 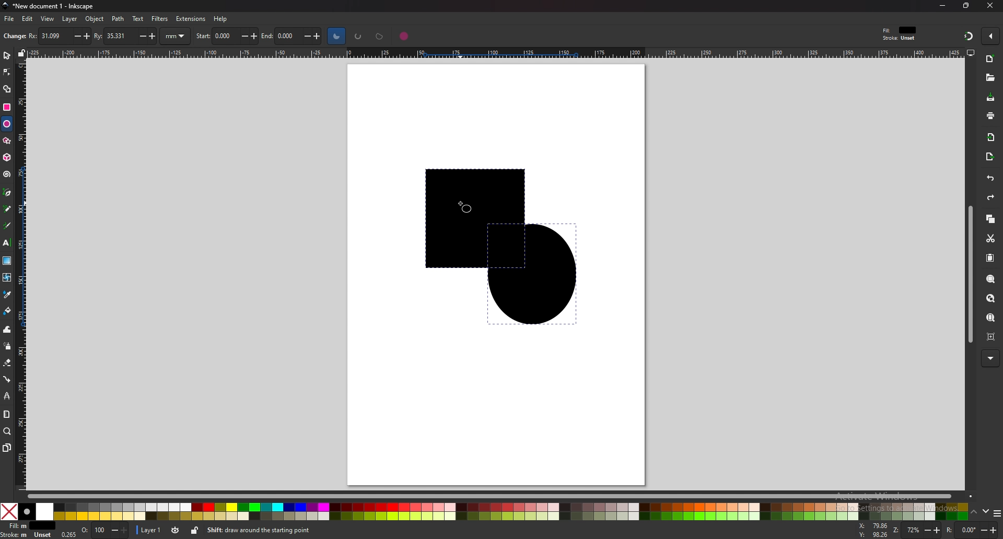 I want to click on zoom drawing, so click(x=991, y=298).